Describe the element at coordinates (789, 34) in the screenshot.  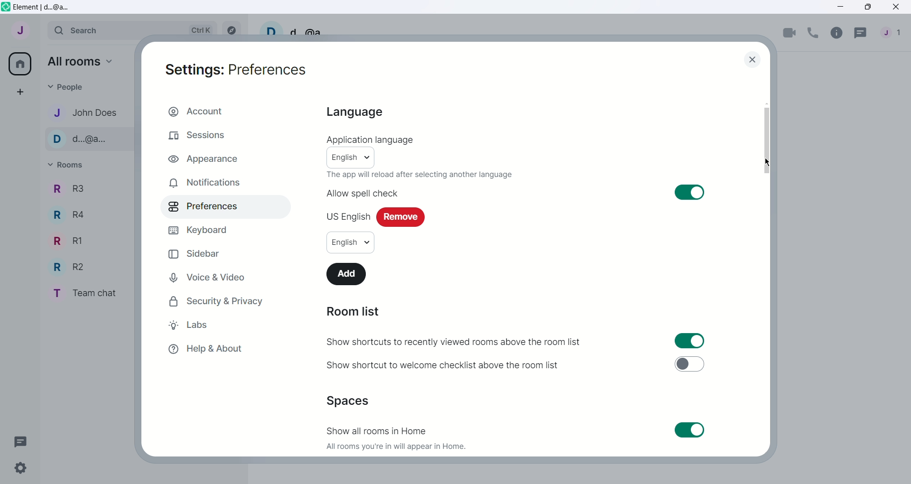
I see `Video call` at that location.